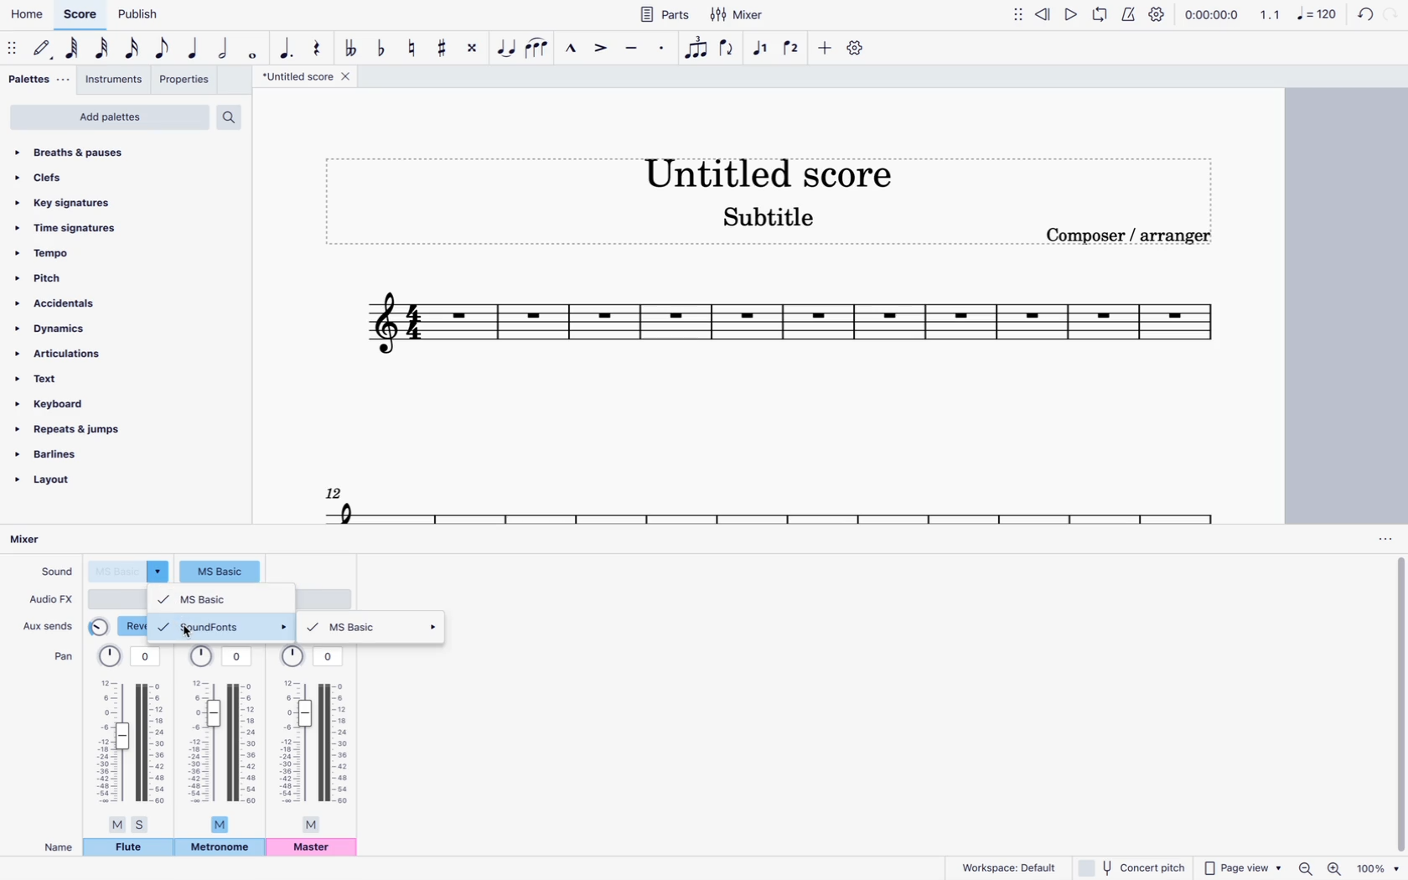 The image size is (1408, 880). I want to click on add palettes, so click(109, 119).